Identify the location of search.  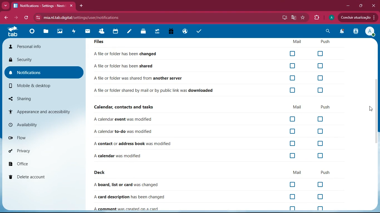
(328, 31).